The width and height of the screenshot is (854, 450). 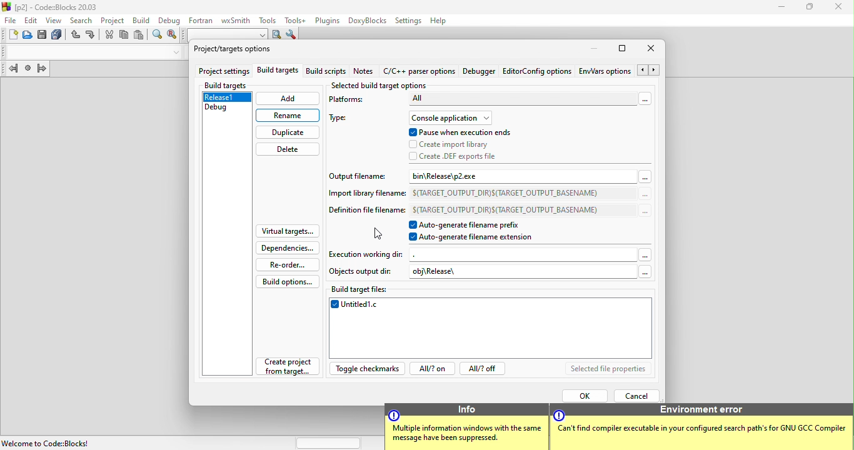 What do you see at coordinates (9, 36) in the screenshot?
I see `new` at bounding box center [9, 36].